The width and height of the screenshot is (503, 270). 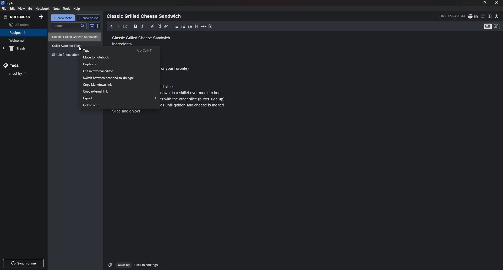 I want to click on recipe, so click(x=65, y=45).